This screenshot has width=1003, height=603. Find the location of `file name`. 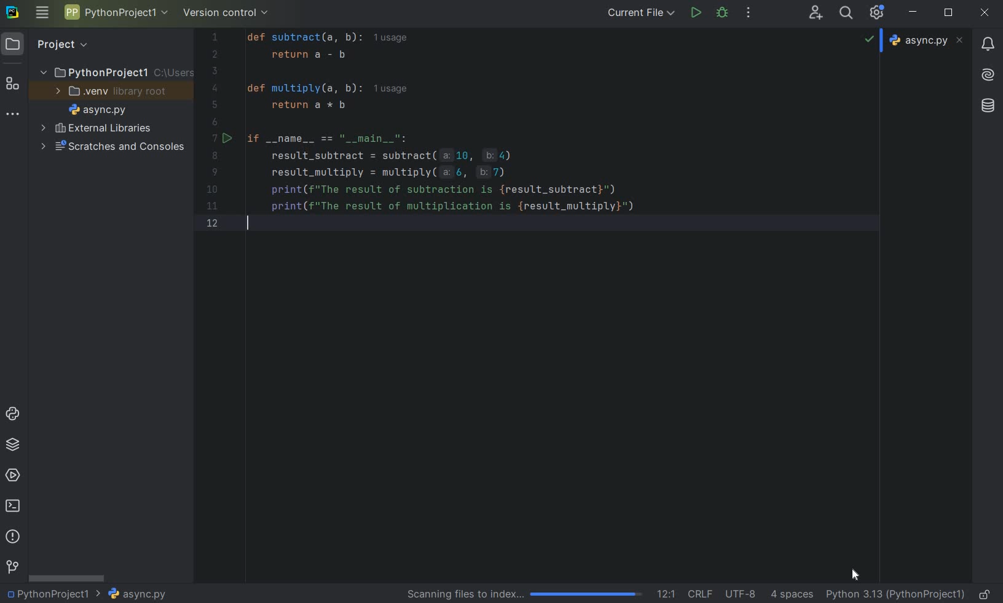

file name is located at coordinates (97, 109).